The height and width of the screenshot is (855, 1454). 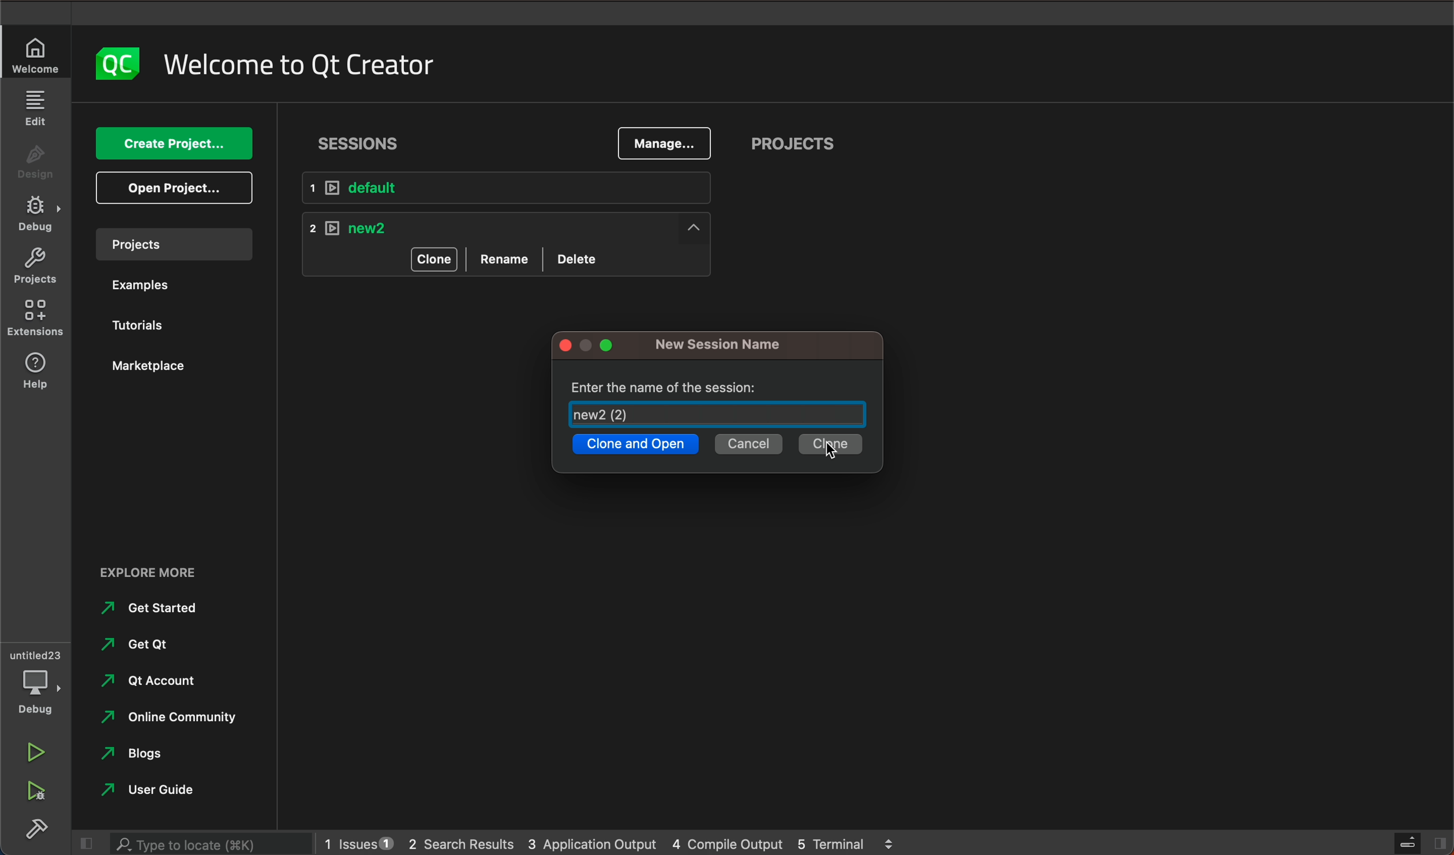 What do you see at coordinates (140, 753) in the screenshot?
I see `blogs` at bounding box center [140, 753].